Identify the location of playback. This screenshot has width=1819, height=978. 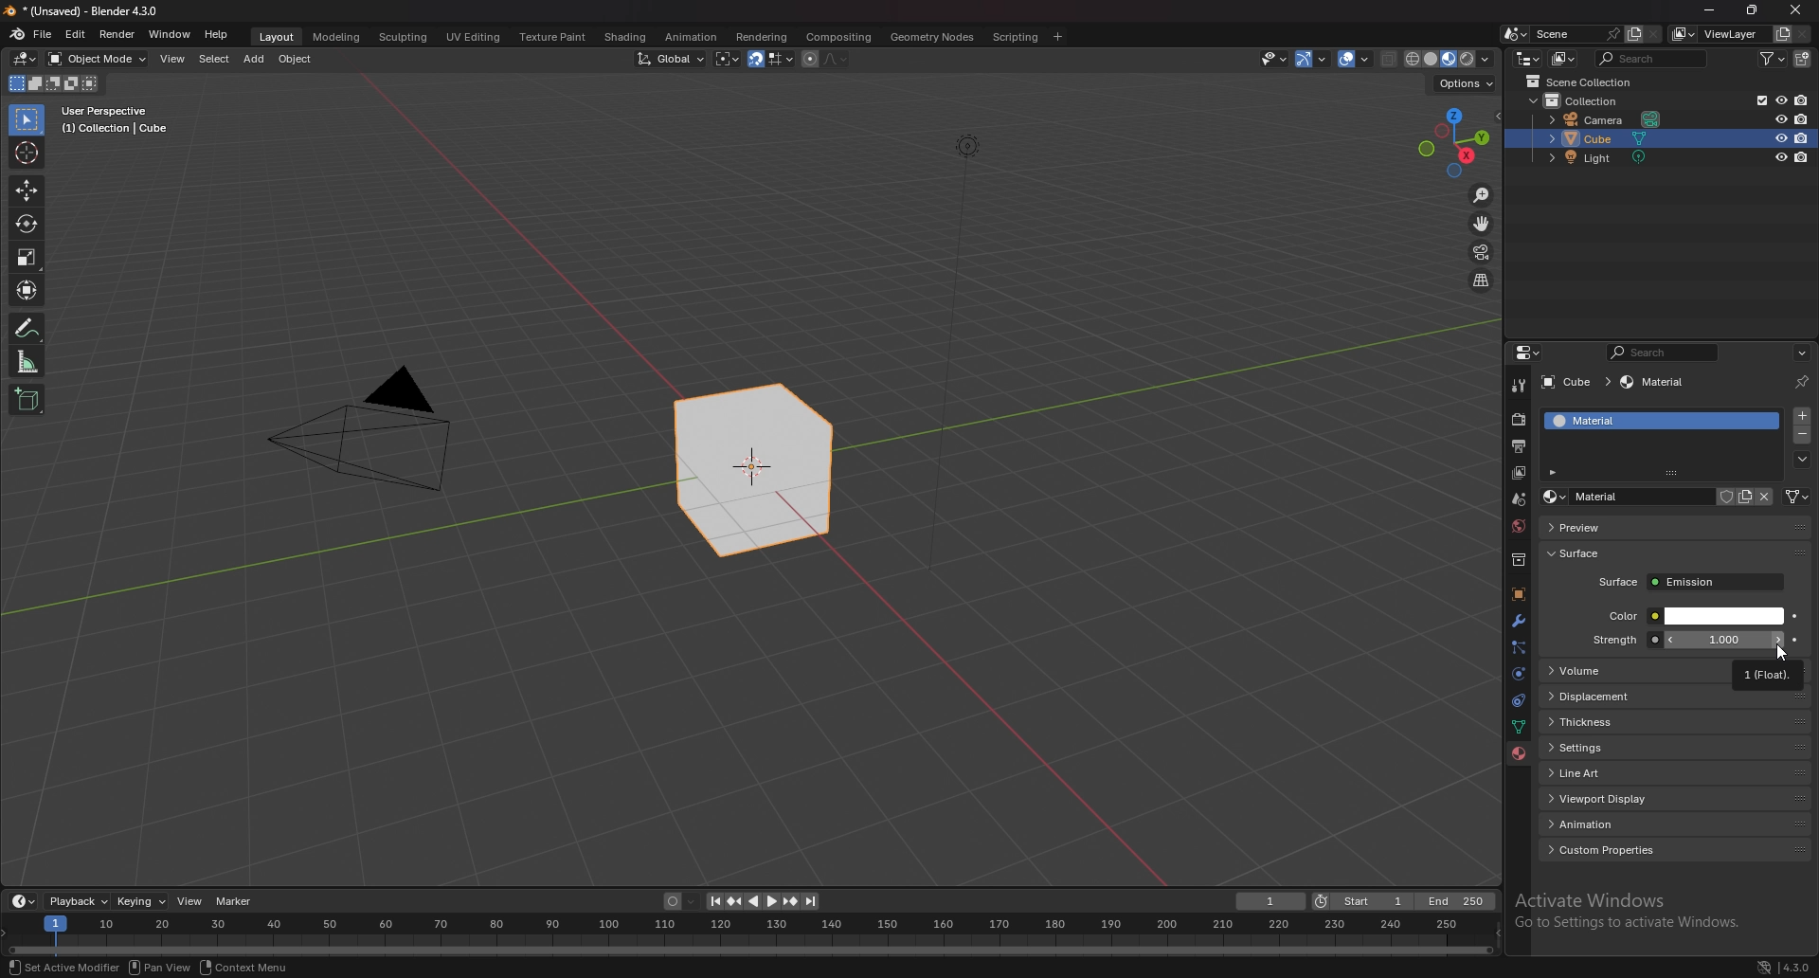
(80, 901).